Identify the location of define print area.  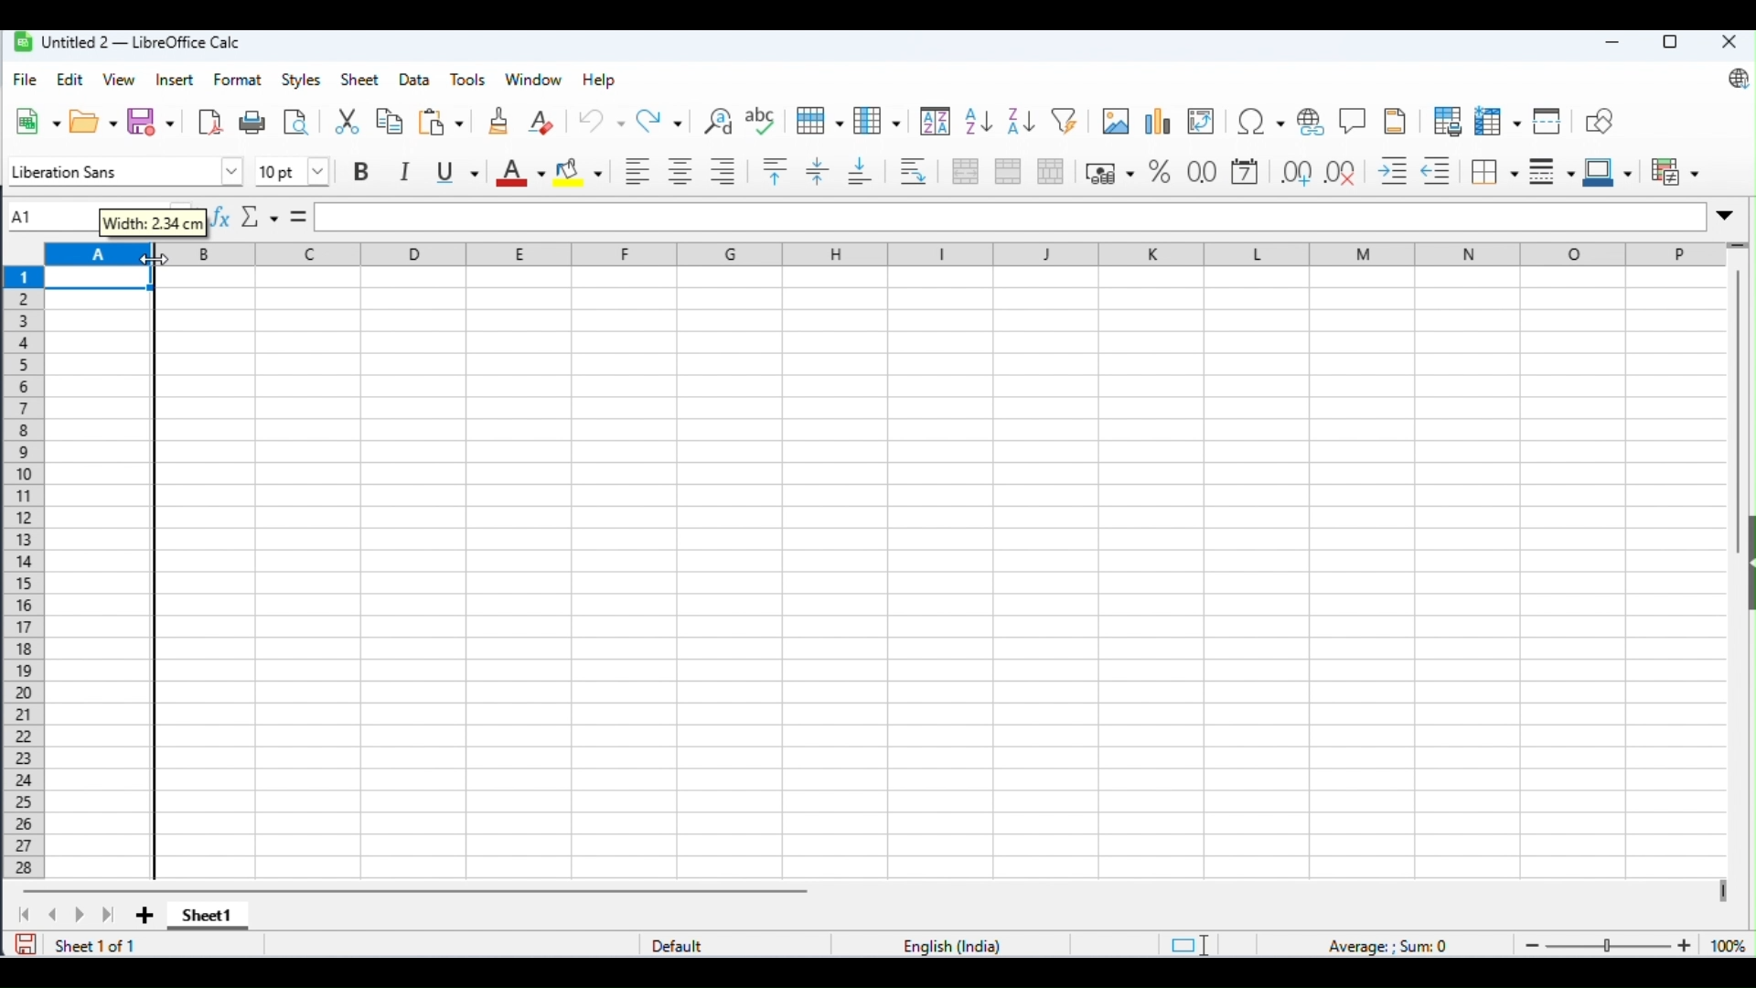
(1448, 120).